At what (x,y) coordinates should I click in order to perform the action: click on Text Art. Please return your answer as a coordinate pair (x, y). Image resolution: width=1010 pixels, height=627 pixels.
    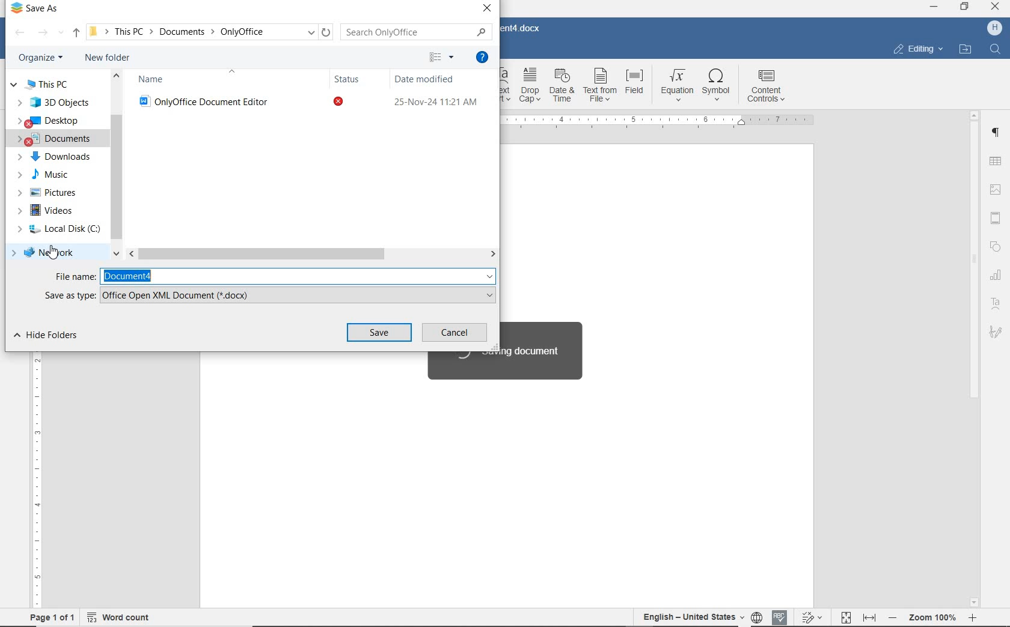
    Looking at the image, I should click on (505, 83).